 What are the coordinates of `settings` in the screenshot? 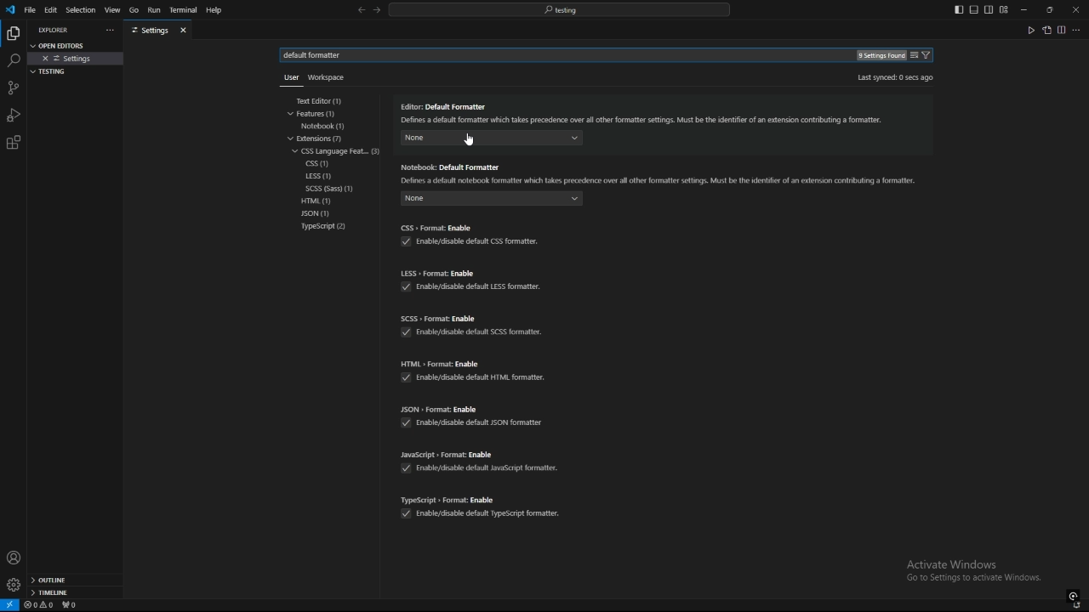 It's located at (13, 585).